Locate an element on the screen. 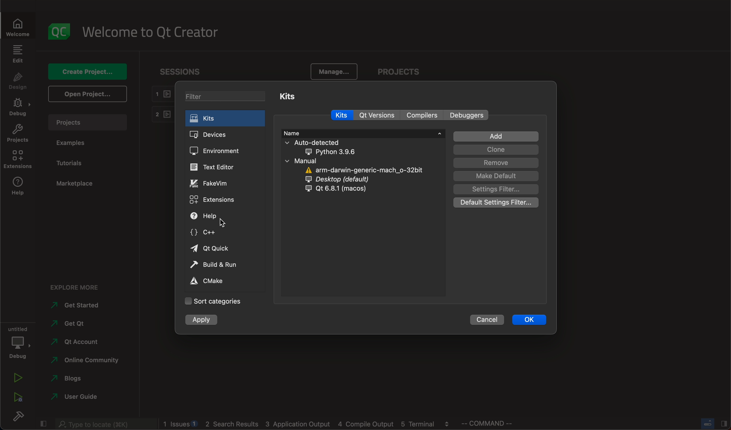  darwin is located at coordinates (366, 171).